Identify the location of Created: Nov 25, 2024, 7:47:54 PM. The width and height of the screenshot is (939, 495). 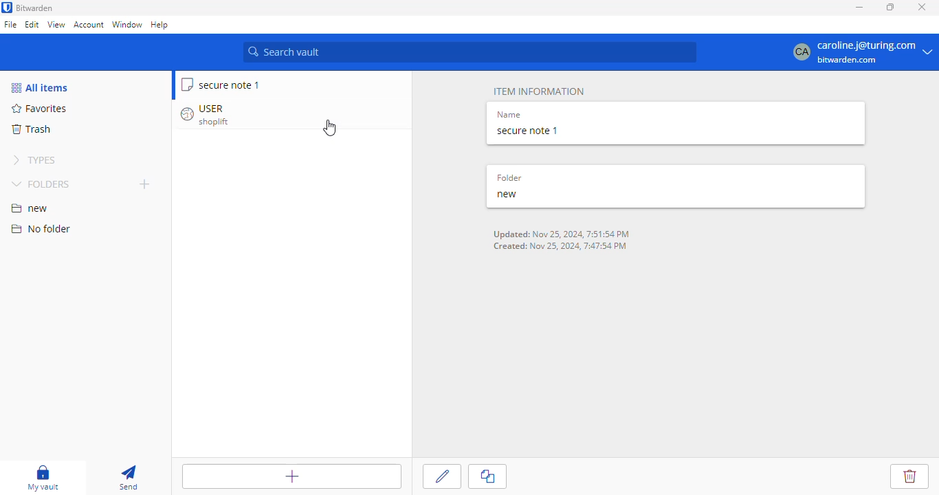
(562, 246).